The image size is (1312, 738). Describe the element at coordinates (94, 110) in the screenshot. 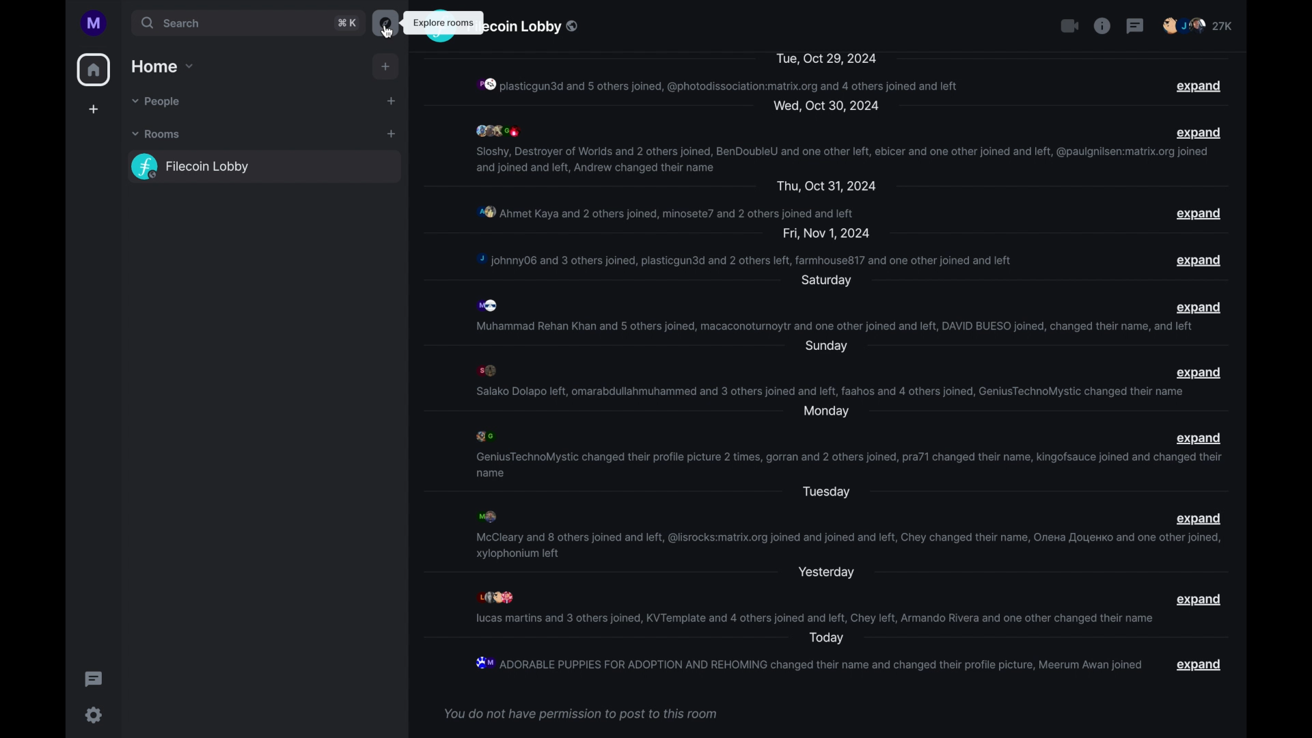

I see `add` at that location.